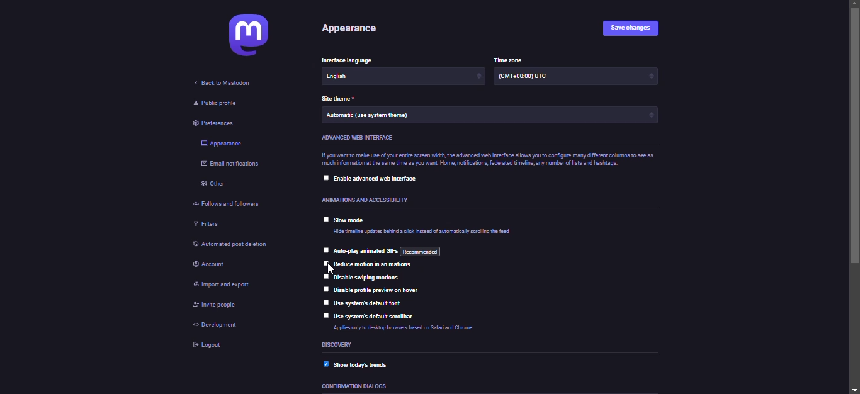 This screenshot has width=860, height=394. Describe the element at coordinates (375, 177) in the screenshot. I see `enable advanced web interface` at that location.